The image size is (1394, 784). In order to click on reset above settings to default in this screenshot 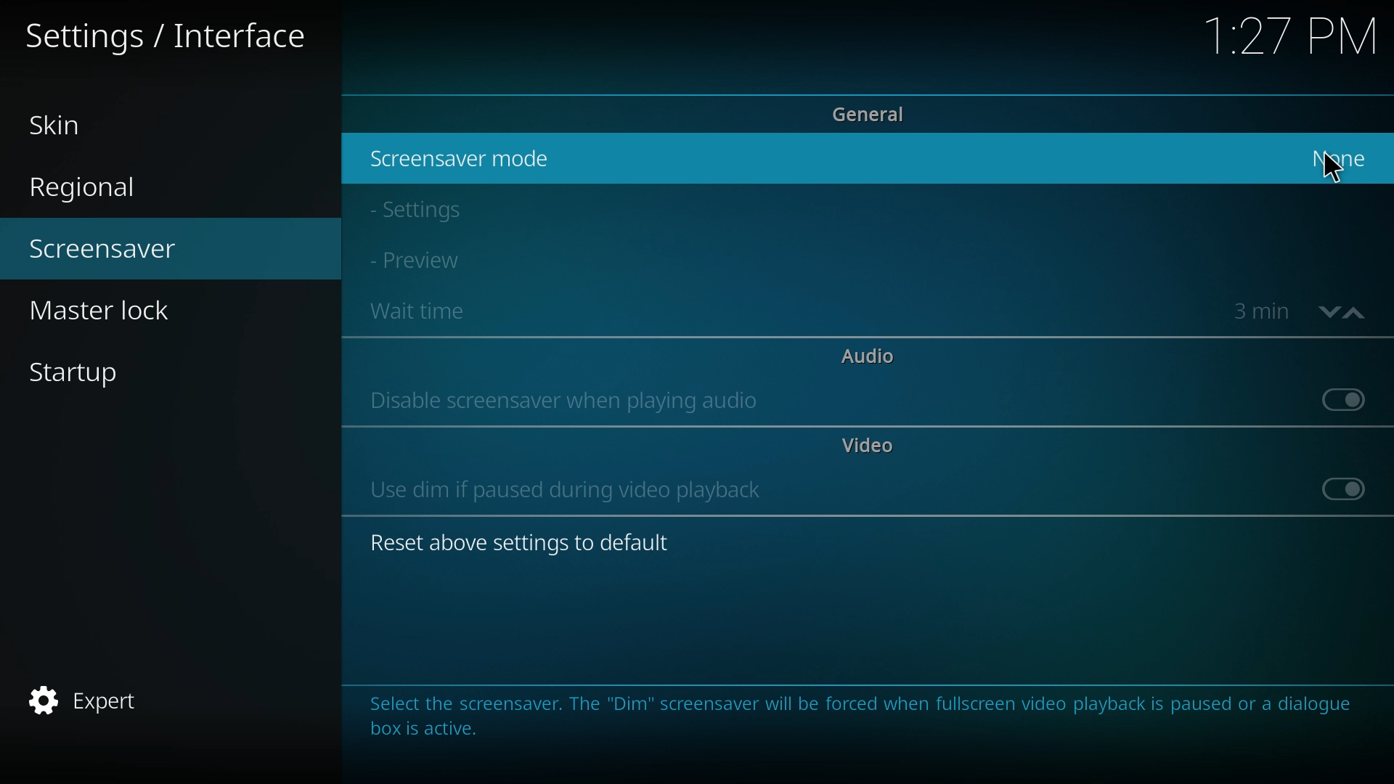, I will do `click(529, 545)`.